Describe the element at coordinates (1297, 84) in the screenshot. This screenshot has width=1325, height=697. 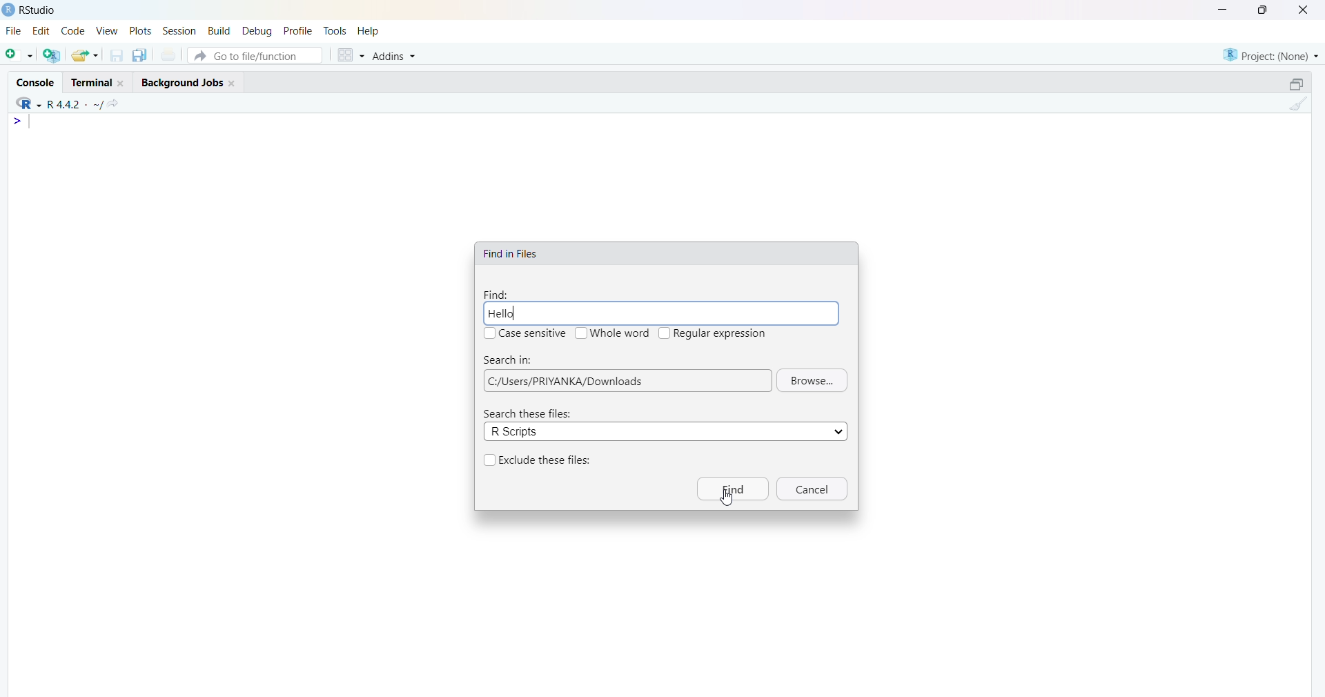
I see `open in separate window` at that location.